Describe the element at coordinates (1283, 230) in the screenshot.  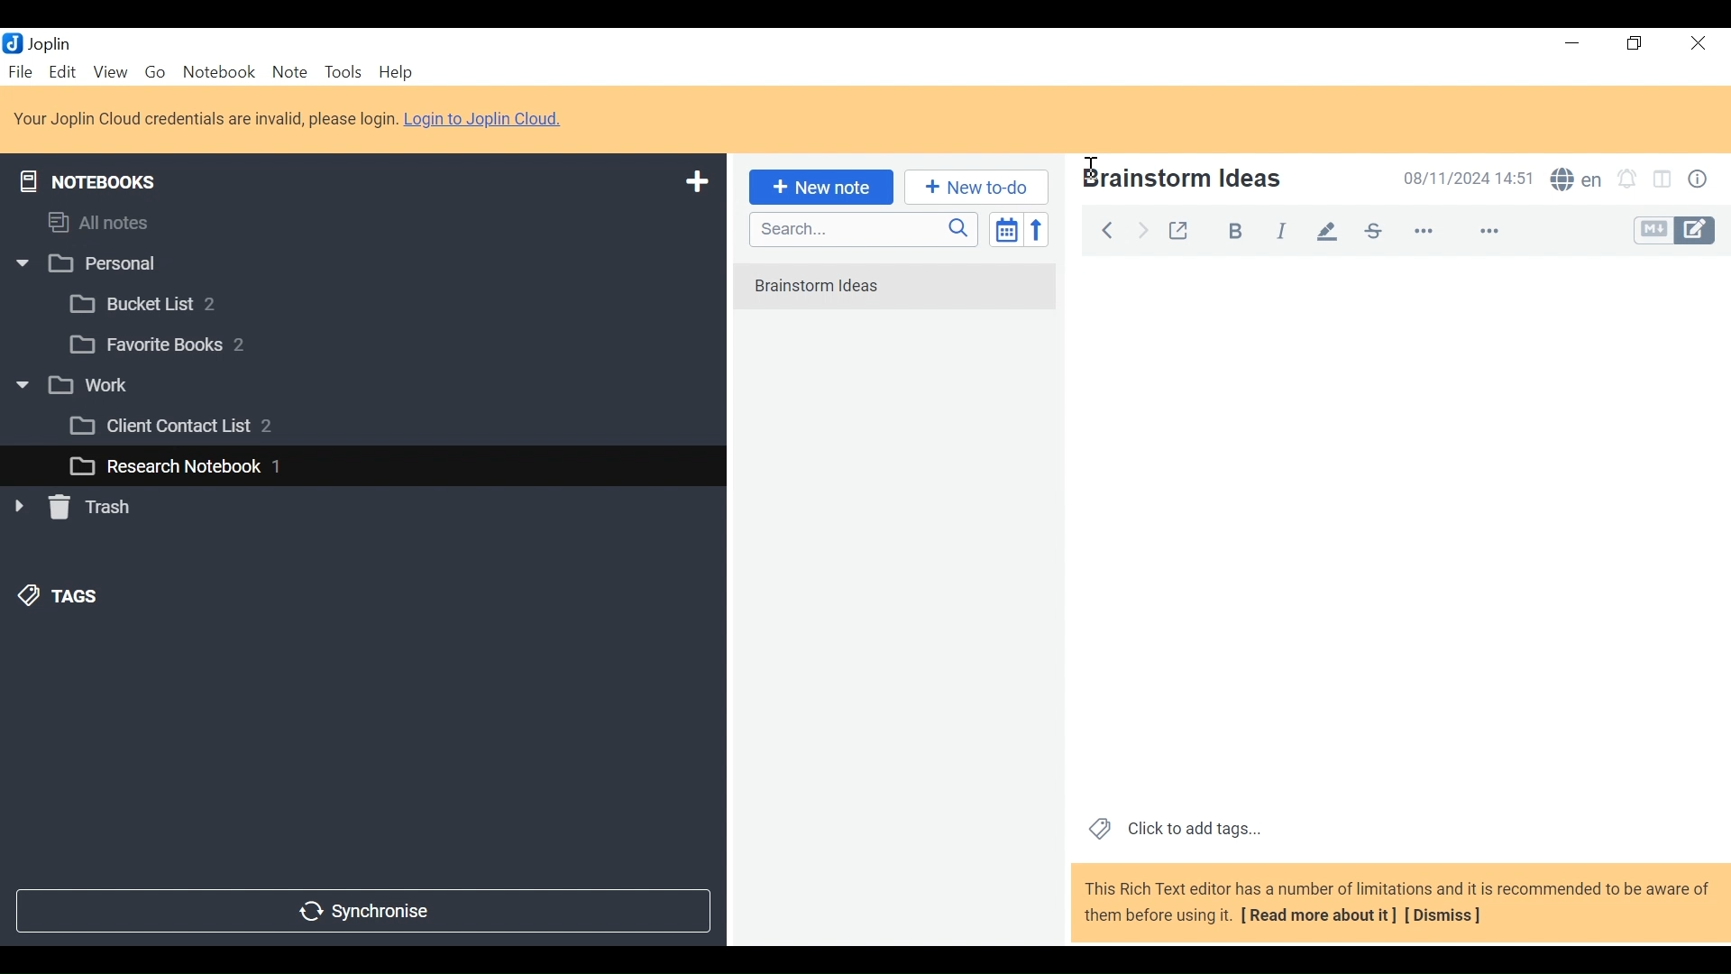
I see `italiac` at that location.